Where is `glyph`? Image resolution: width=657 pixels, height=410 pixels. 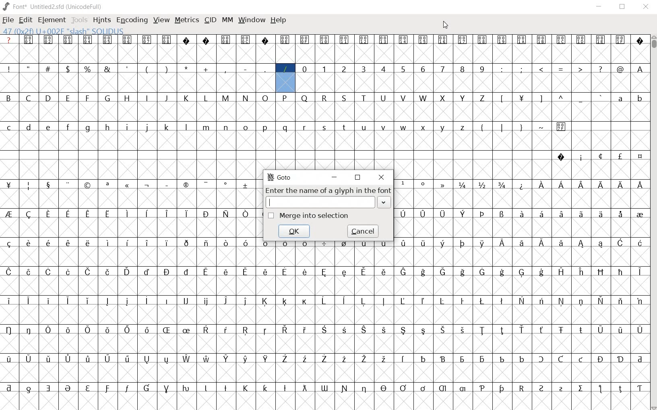
glyph is located at coordinates (522, 69).